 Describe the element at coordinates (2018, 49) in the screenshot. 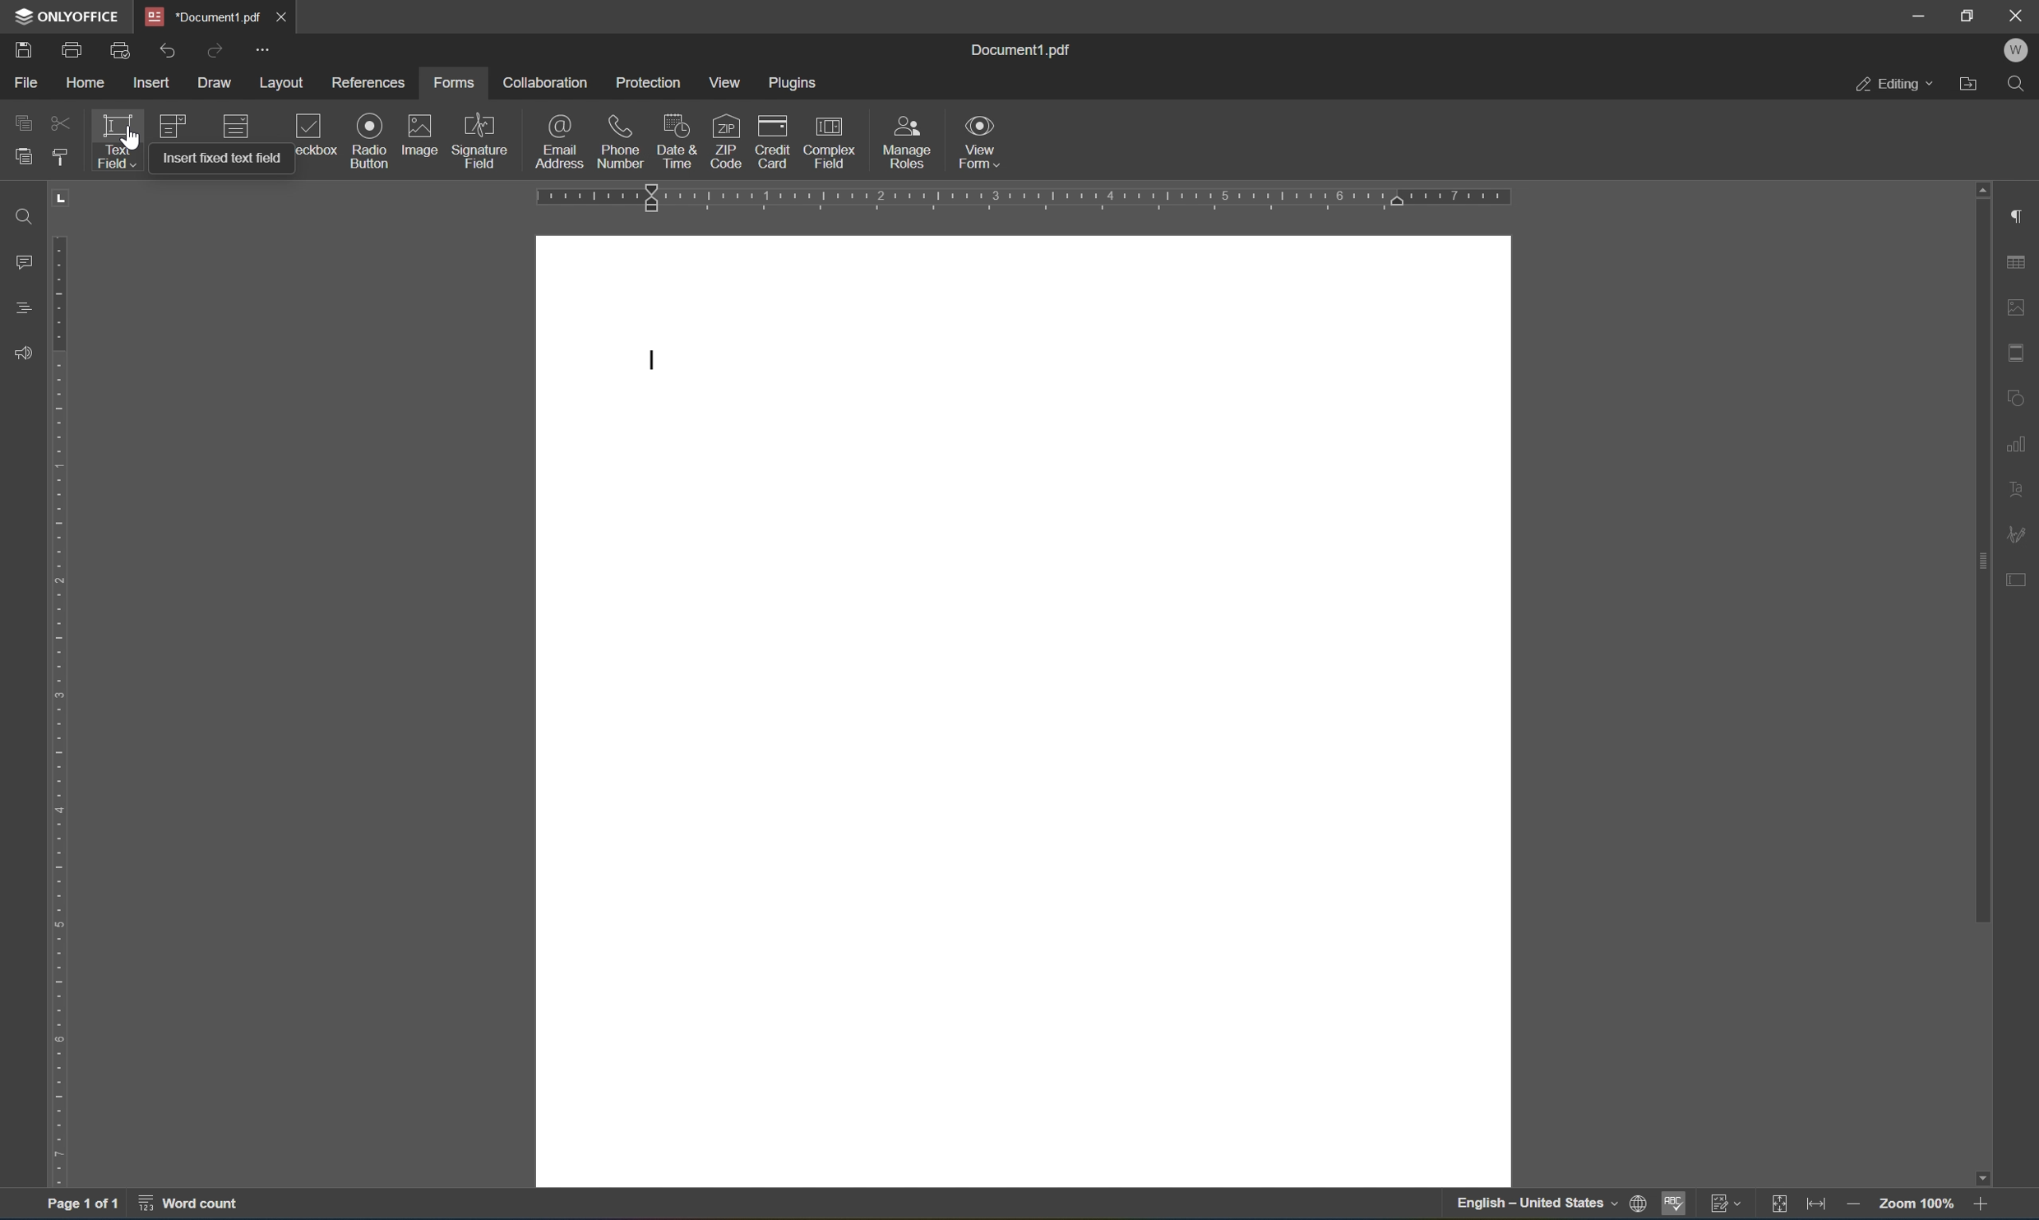

I see `W` at that location.